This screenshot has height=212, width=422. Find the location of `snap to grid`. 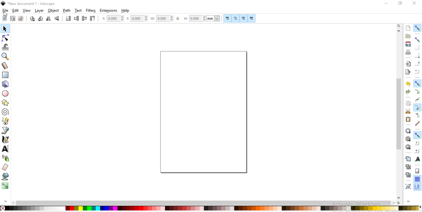

snap to grid is located at coordinates (417, 179).